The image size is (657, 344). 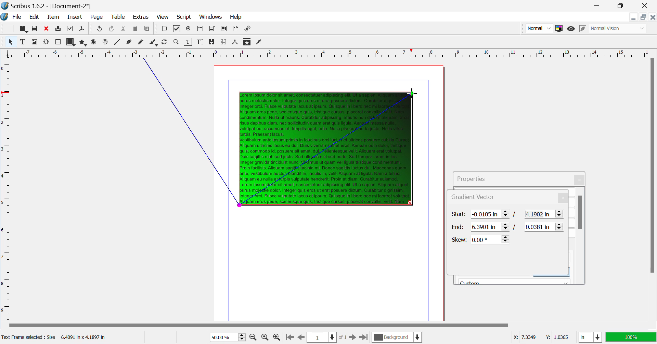 What do you see at coordinates (57, 42) in the screenshot?
I see `Render Frame` at bounding box center [57, 42].